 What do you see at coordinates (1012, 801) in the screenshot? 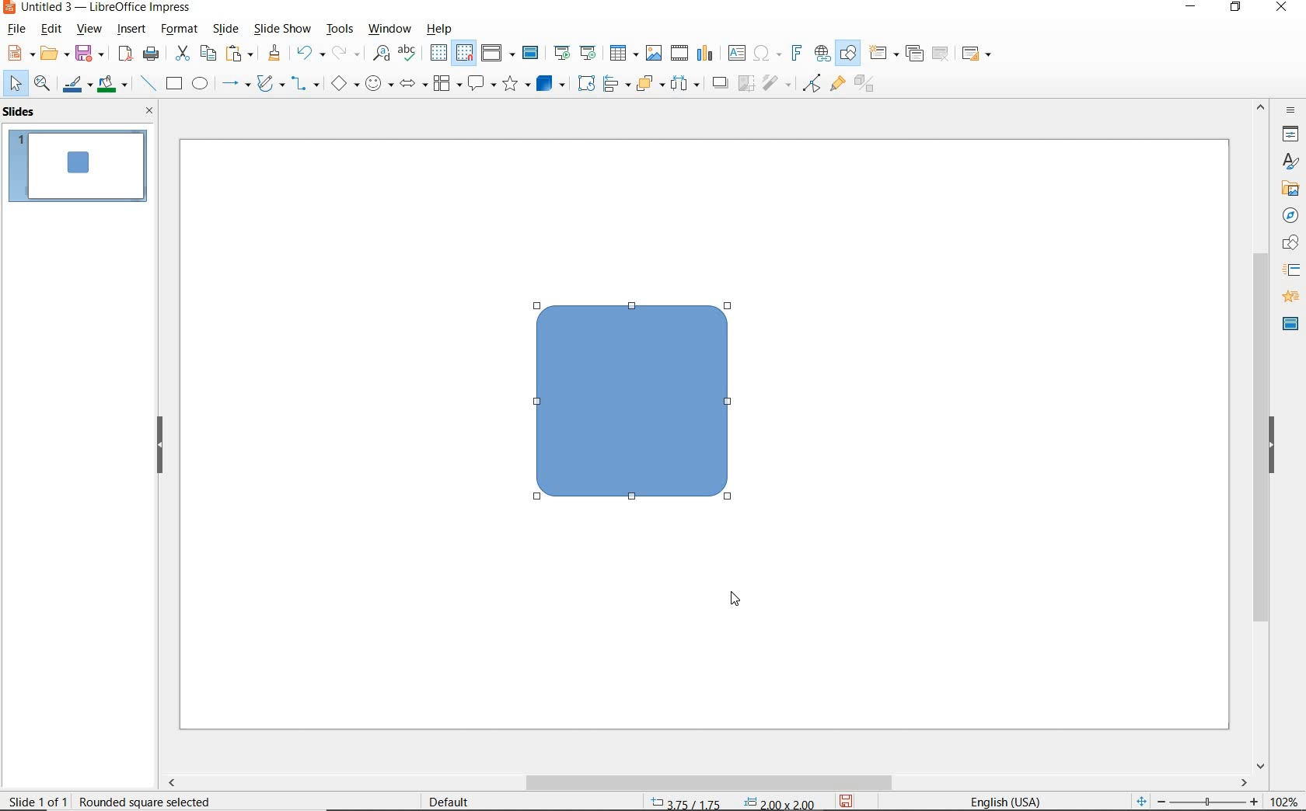
I see `text language` at bounding box center [1012, 801].